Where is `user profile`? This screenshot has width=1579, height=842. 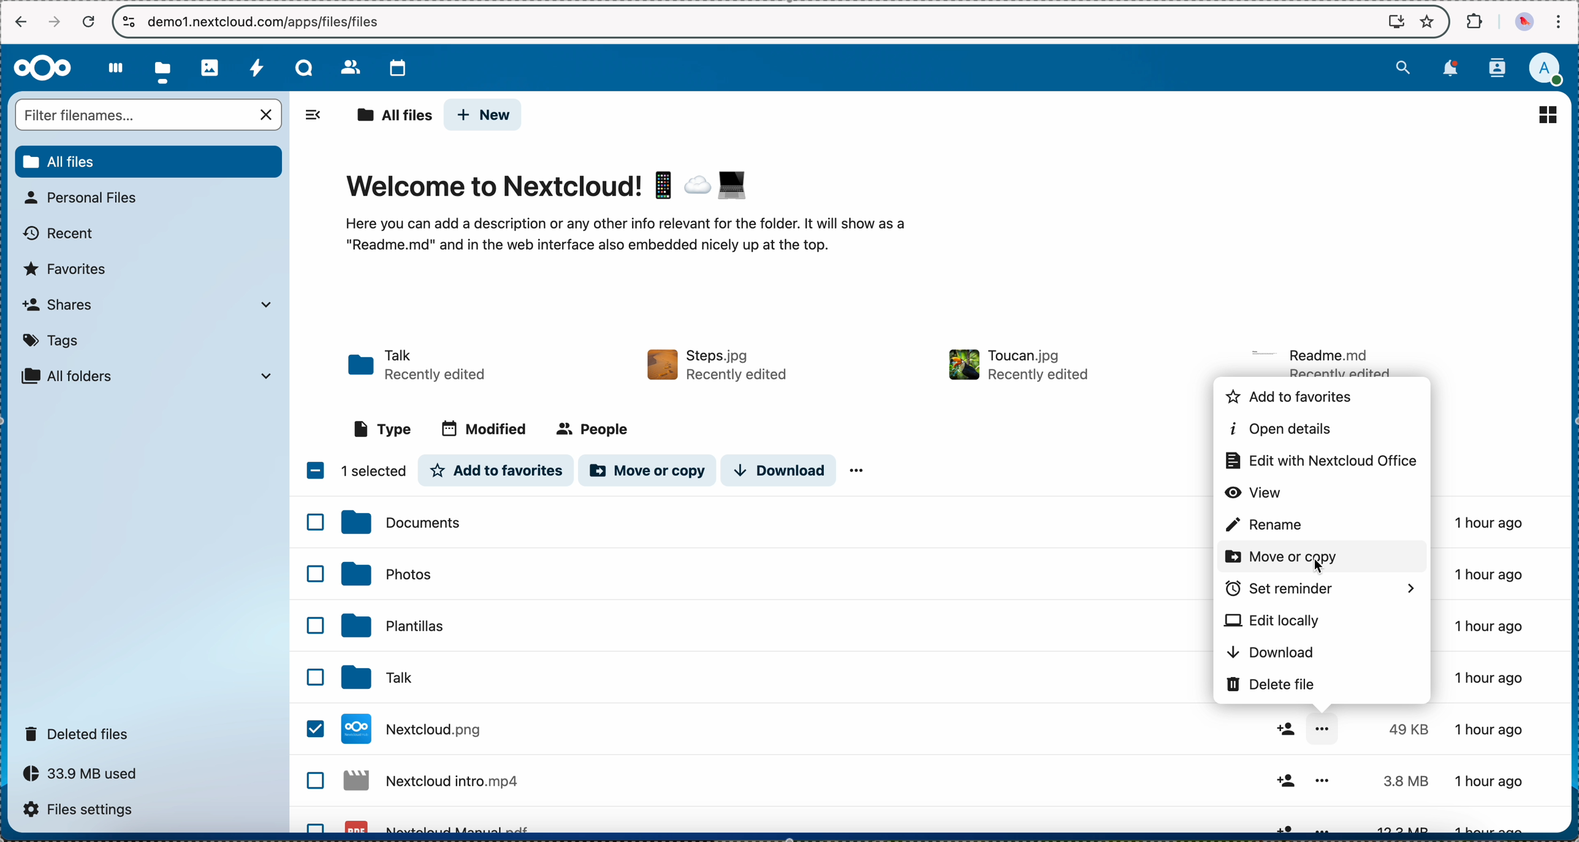 user profile is located at coordinates (1551, 69).